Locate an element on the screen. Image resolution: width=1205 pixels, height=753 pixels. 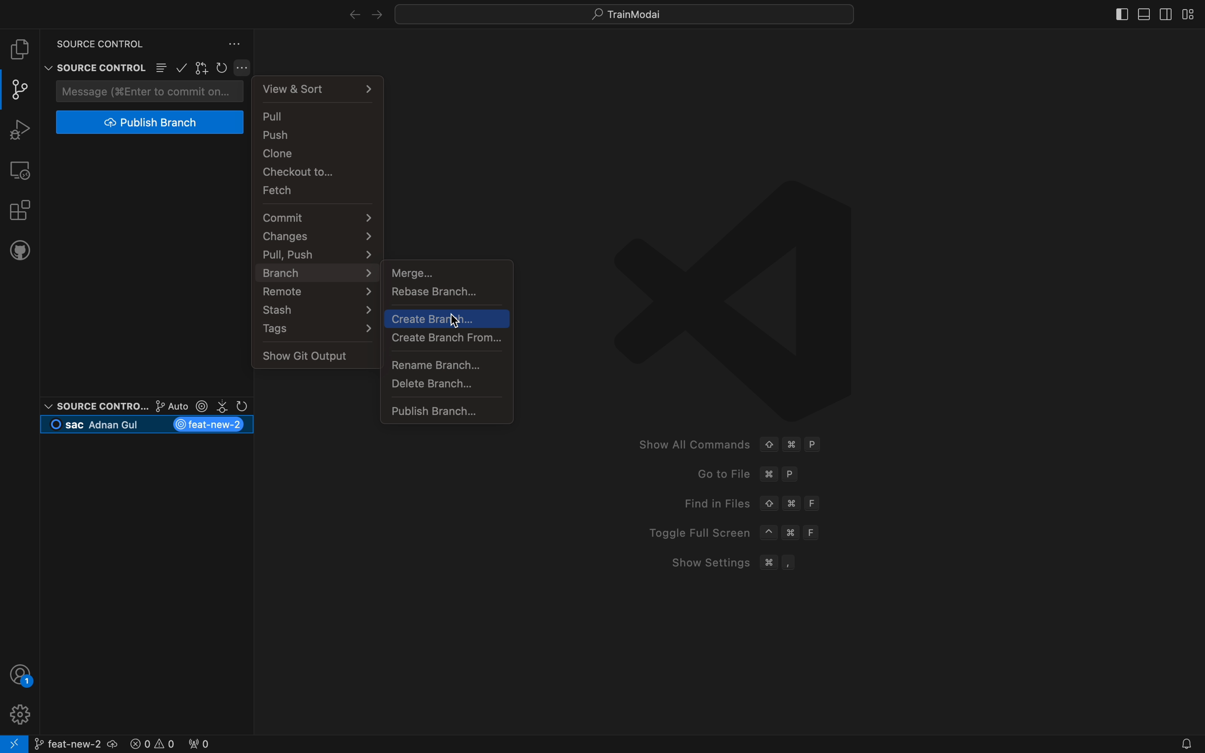
view and sort is located at coordinates (321, 87).